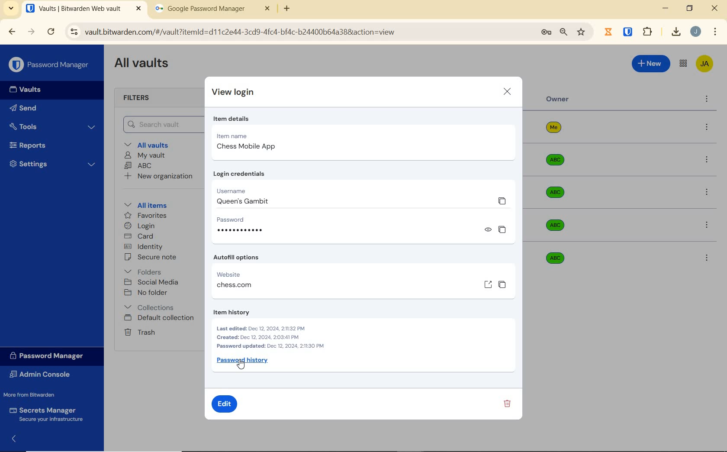 This screenshot has width=727, height=452. What do you see at coordinates (555, 226) in the screenshot?
I see `abc` at bounding box center [555, 226].